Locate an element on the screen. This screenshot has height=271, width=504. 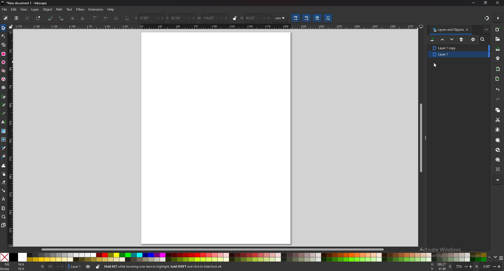
delete is located at coordinates (461, 39).